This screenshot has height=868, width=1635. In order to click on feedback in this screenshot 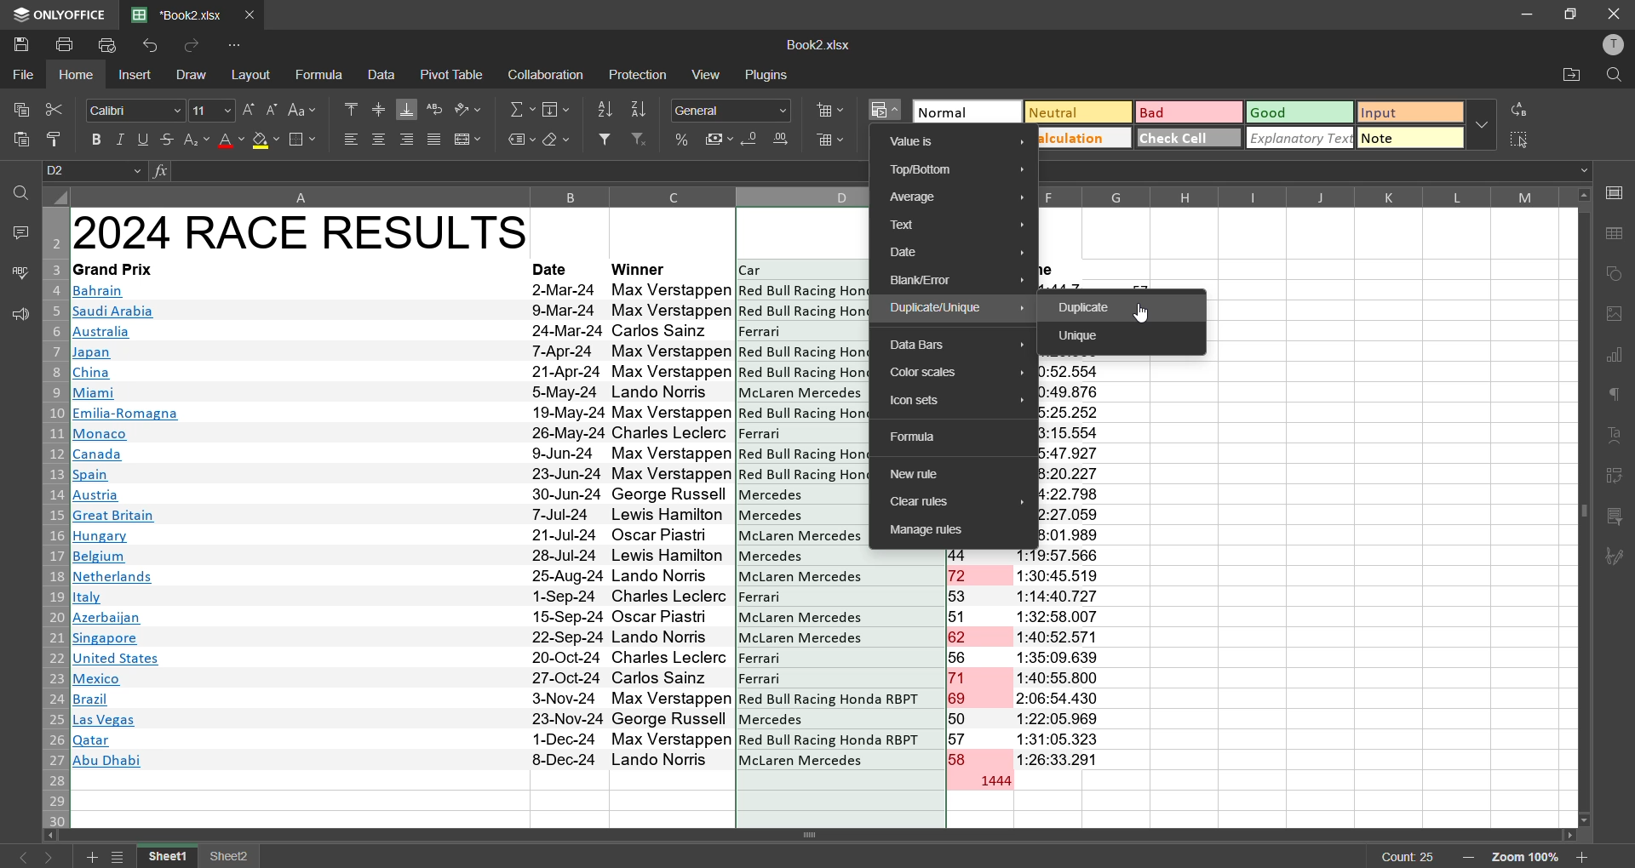, I will do `click(17, 315)`.